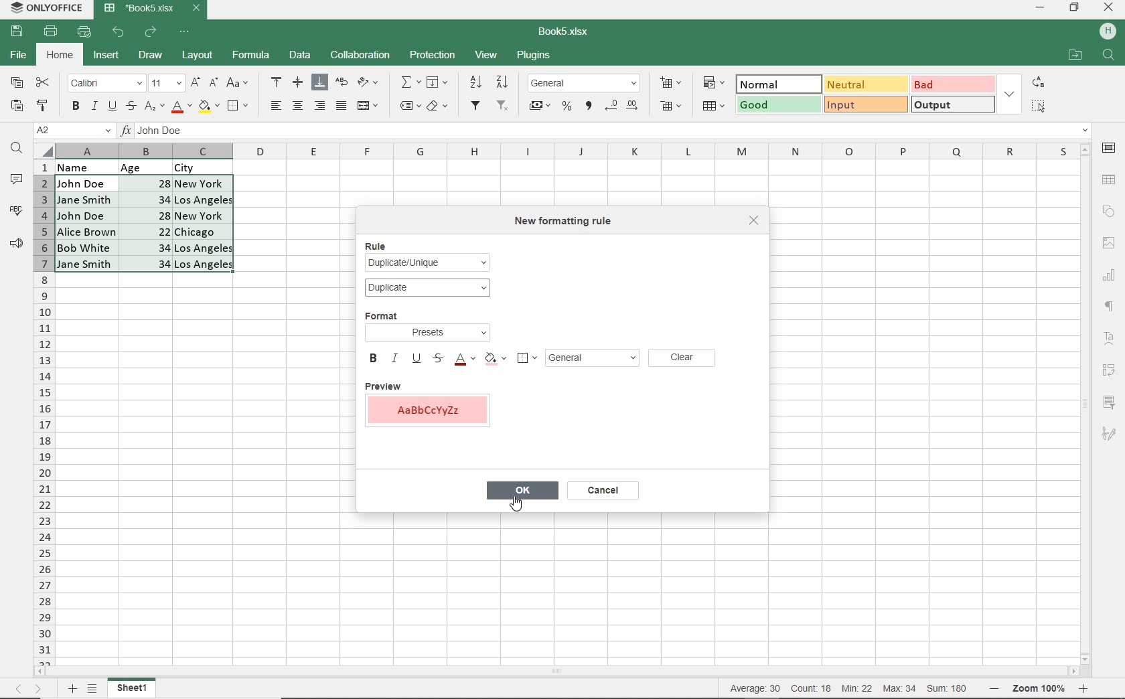  What do you see at coordinates (238, 83) in the screenshot?
I see `CHANGE CASE` at bounding box center [238, 83].